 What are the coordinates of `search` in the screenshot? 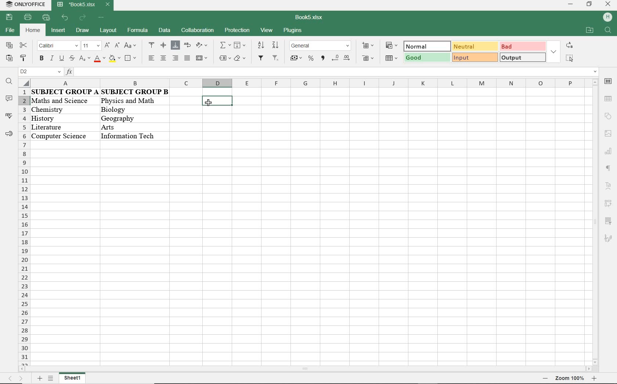 It's located at (608, 32).